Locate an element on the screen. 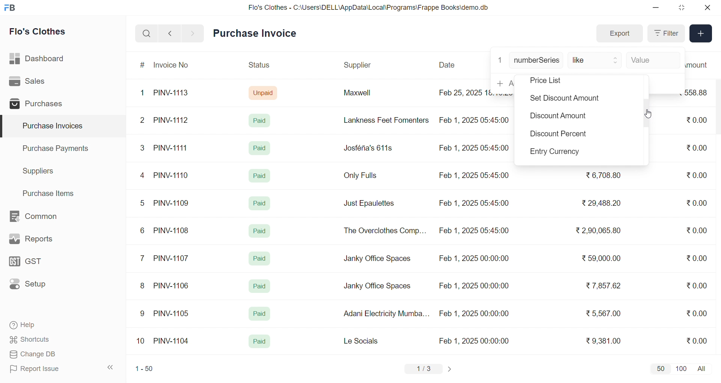 The height and width of the screenshot is (383, 721). Paid is located at coordinates (261, 120).